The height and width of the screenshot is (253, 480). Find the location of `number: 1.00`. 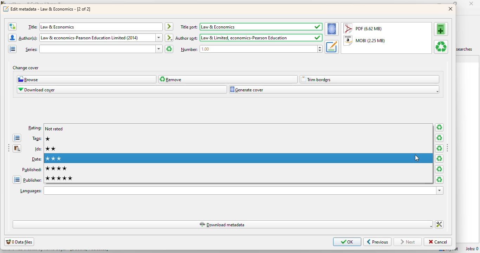

number: 1.00 is located at coordinates (251, 49).